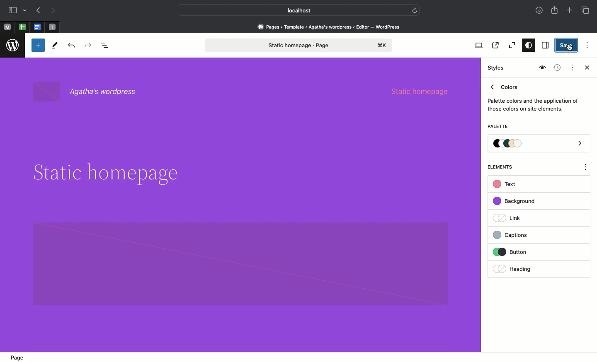 The image size is (597, 362). Describe the element at coordinates (586, 10) in the screenshot. I see `Tabs` at that location.